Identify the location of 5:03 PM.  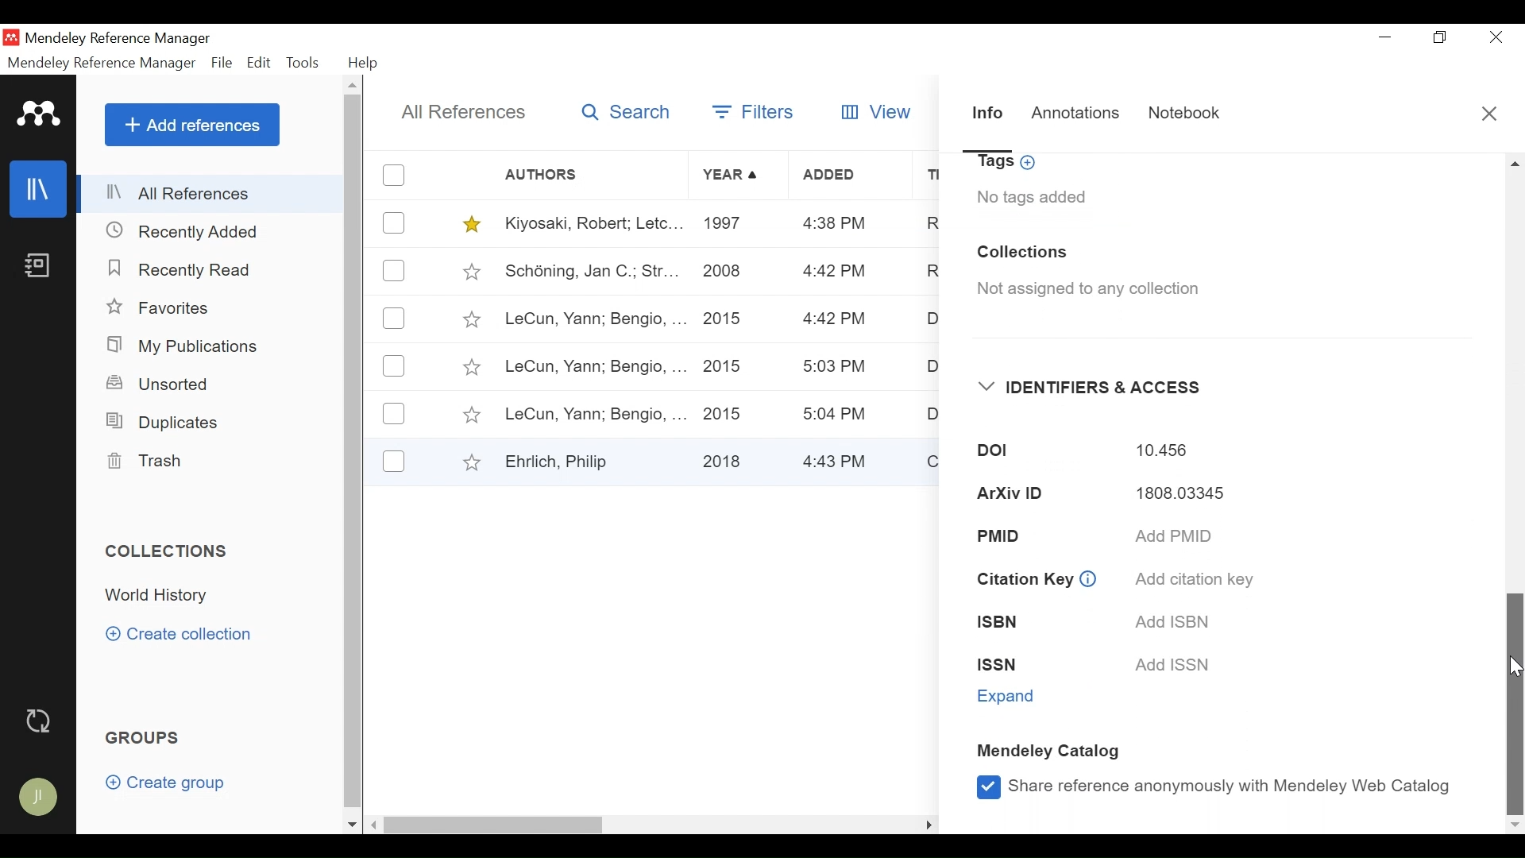
(836, 369).